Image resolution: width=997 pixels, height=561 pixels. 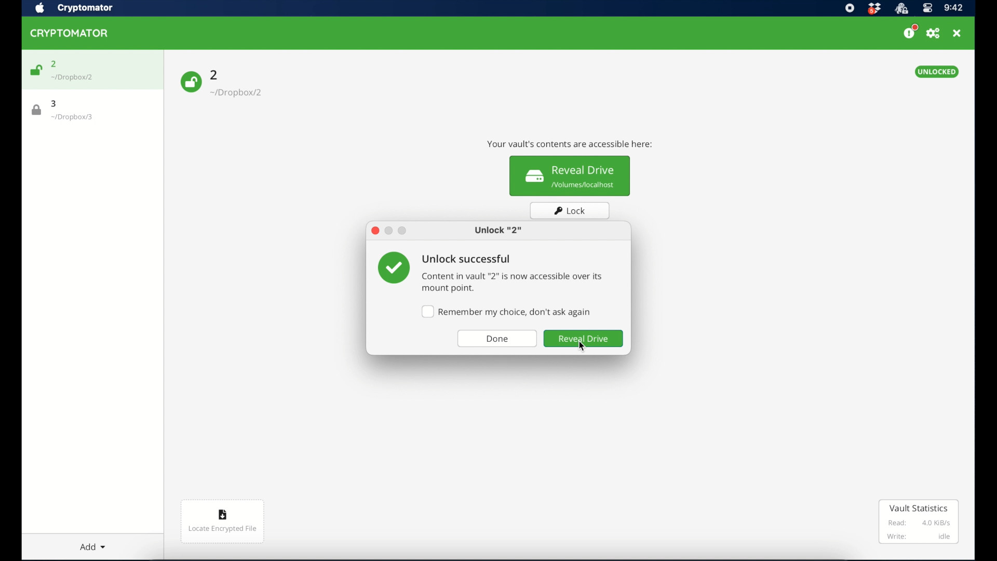 What do you see at coordinates (214, 74) in the screenshot?
I see `2` at bounding box center [214, 74].